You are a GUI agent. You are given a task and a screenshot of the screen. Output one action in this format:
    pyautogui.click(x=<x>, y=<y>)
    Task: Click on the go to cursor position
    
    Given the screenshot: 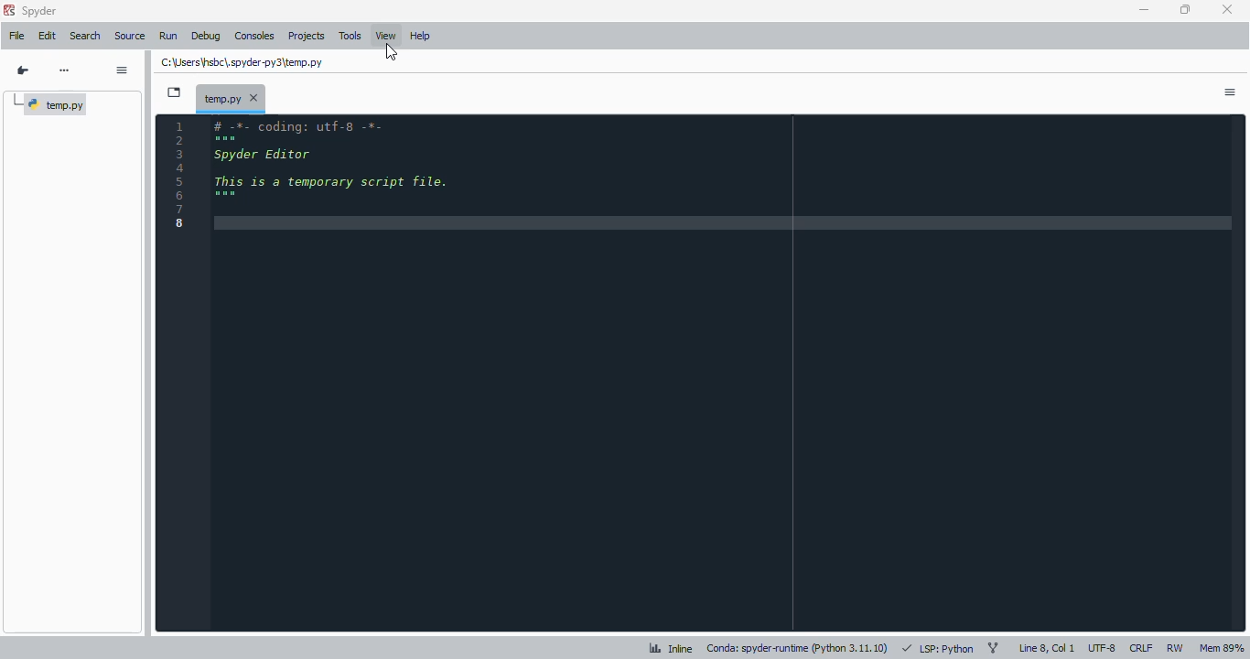 What is the action you would take?
    pyautogui.click(x=22, y=70)
    